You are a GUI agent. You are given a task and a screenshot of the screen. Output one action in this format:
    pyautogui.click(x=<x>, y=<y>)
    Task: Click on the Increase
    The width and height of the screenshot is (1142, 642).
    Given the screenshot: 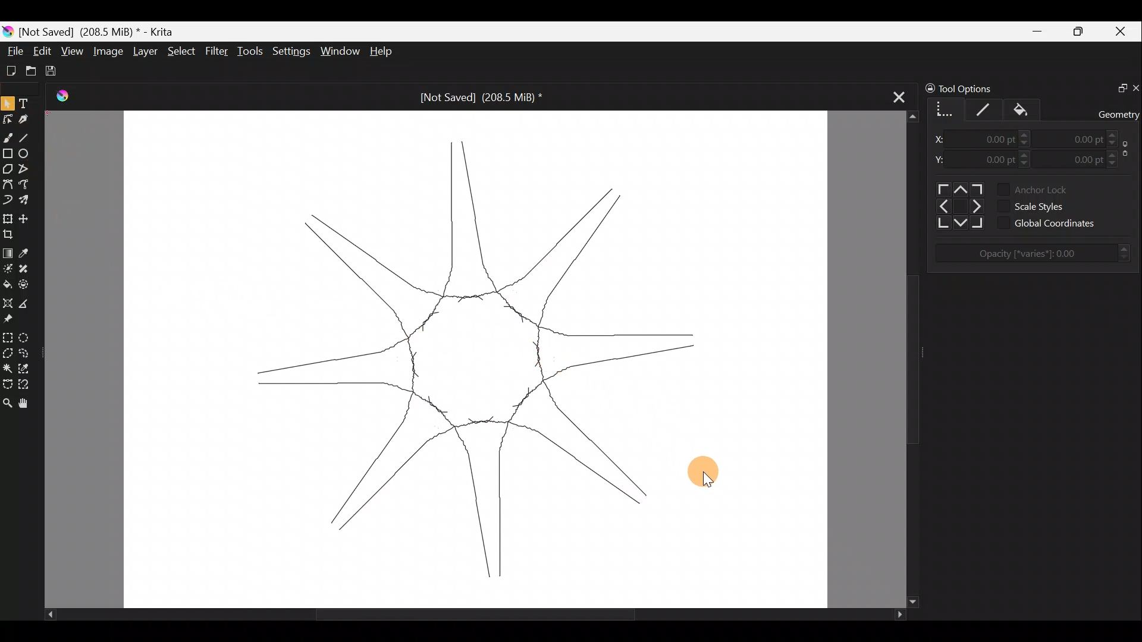 What is the action you would take?
    pyautogui.click(x=1025, y=134)
    